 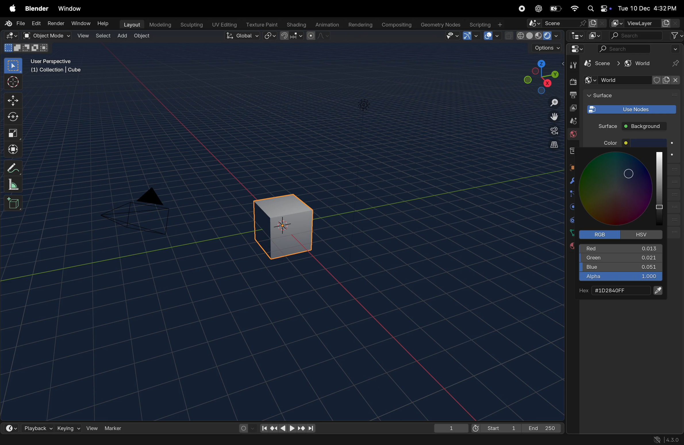 I want to click on Particles, so click(x=573, y=195).